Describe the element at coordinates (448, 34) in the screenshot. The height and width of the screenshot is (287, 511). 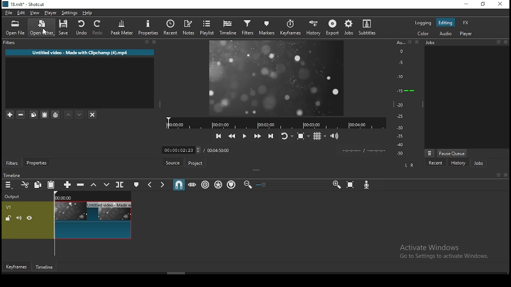
I see `audio` at that location.